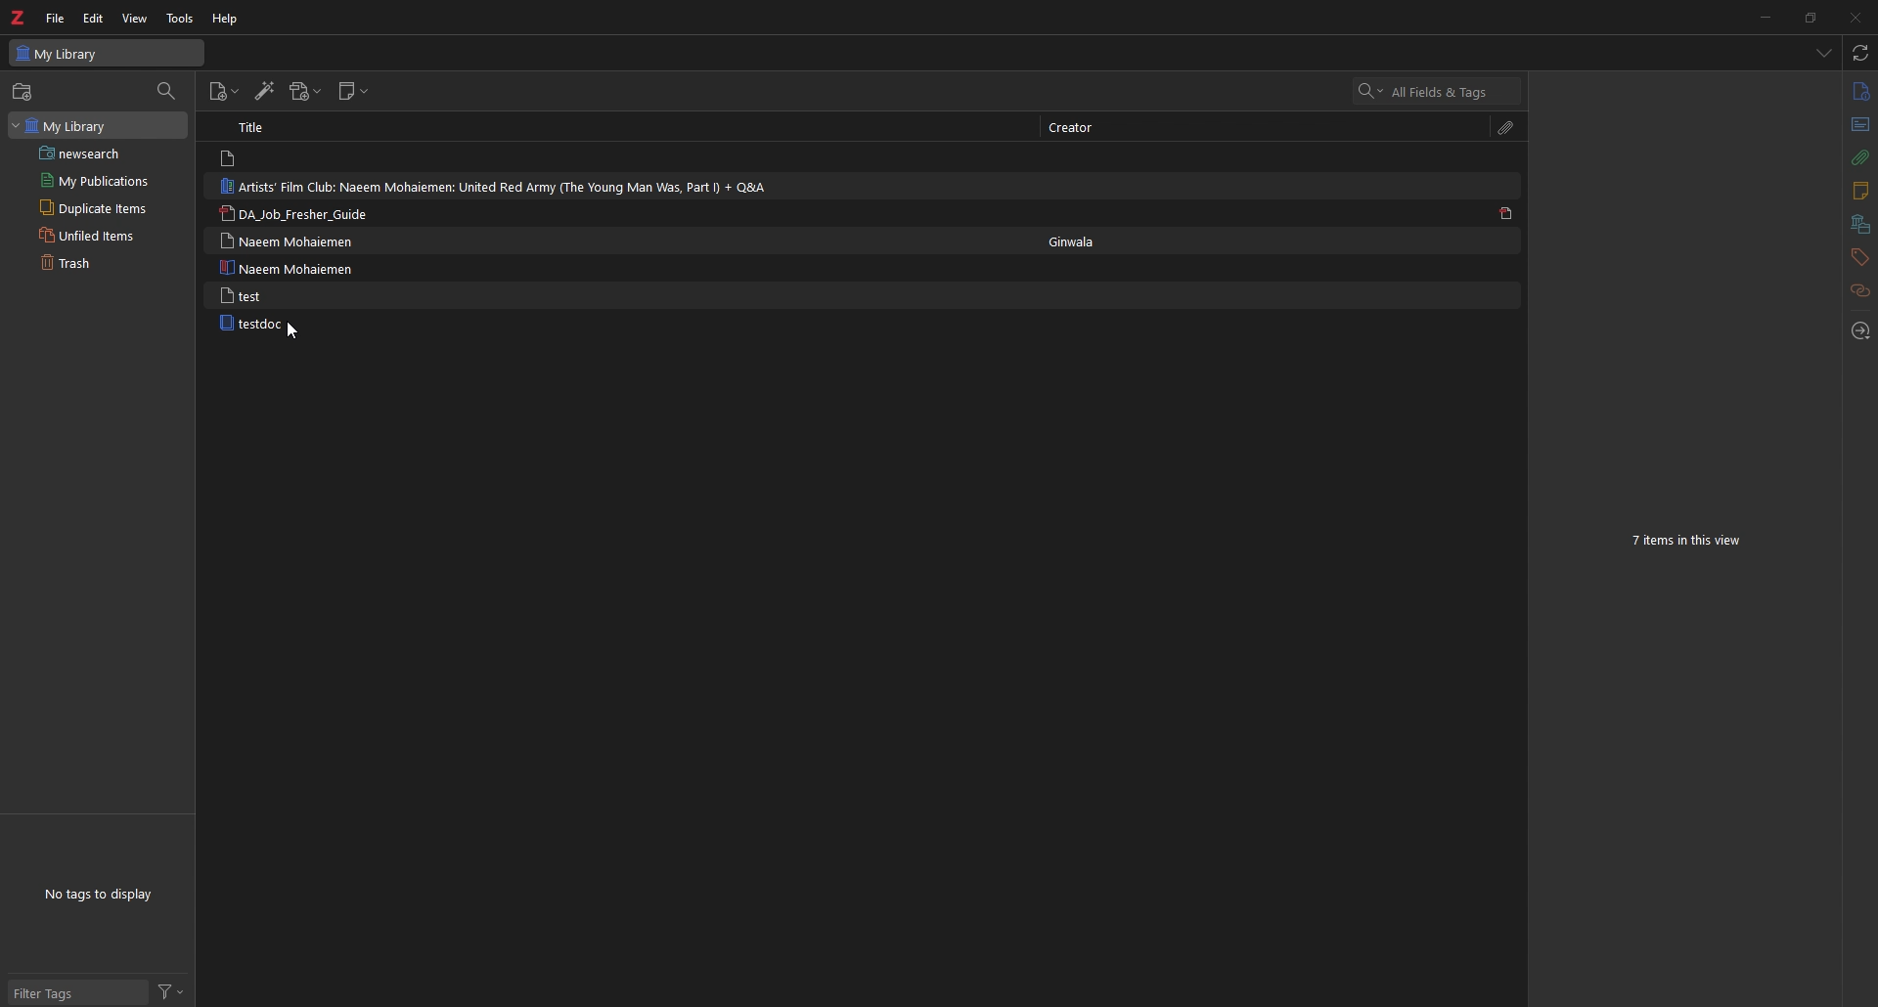 Image resolution: width=1878 pixels, height=1007 pixels. Describe the element at coordinates (1810, 17) in the screenshot. I see `resize` at that location.